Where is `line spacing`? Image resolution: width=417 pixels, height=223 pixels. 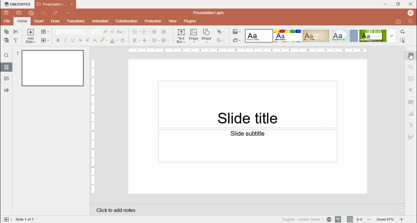
line spacing is located at coordinates (155, 40).